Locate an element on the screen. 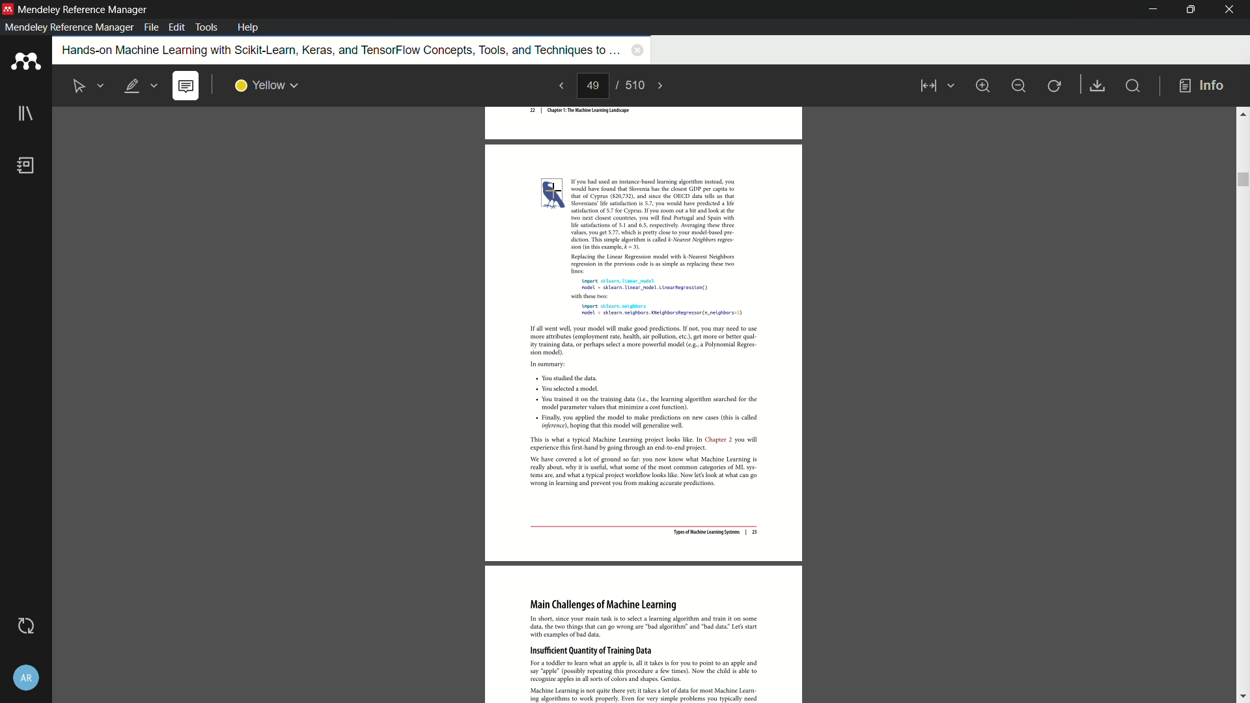 Image resolution: width=1250 pixels, height=703 pixels. info is located at coordinates (1202, 85).